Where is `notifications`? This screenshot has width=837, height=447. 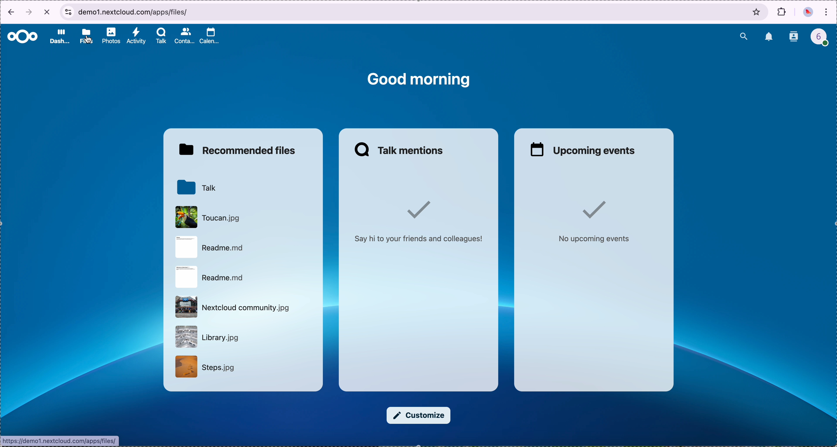 notifications is located at coordinates (769, 37).